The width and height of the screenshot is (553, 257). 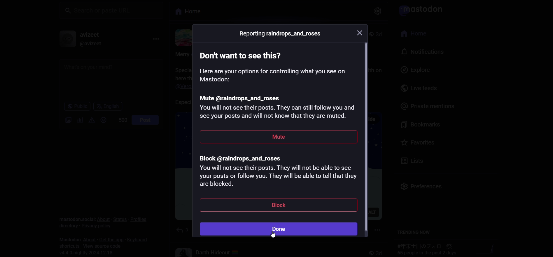 What do you see at coordinates (277, 138) in the screenshot?
I see `mute` at bounding box center [277, 138].